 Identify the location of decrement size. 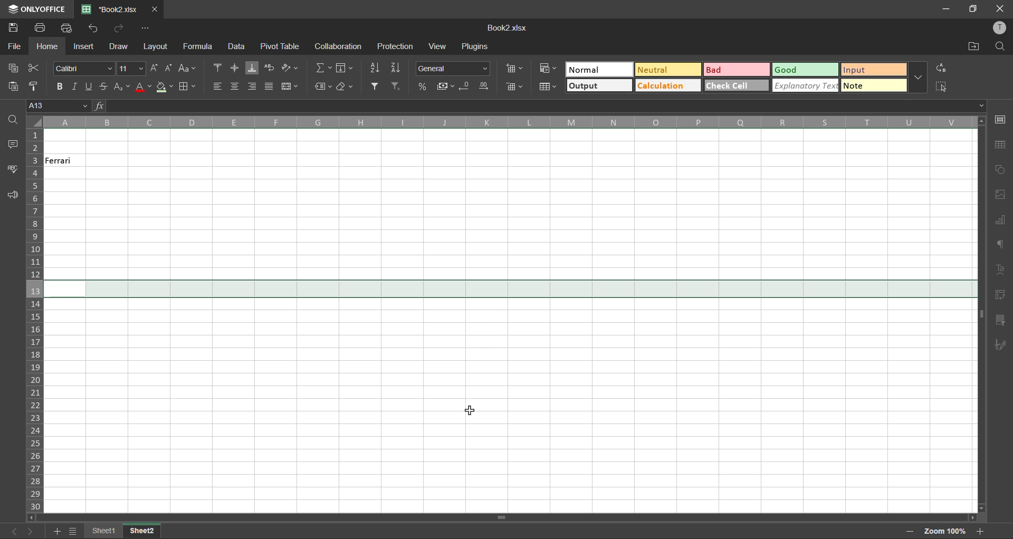
(169, 69).